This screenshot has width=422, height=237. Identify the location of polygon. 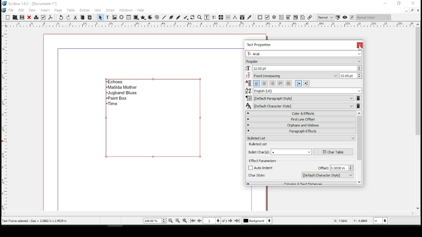
(143, 18).